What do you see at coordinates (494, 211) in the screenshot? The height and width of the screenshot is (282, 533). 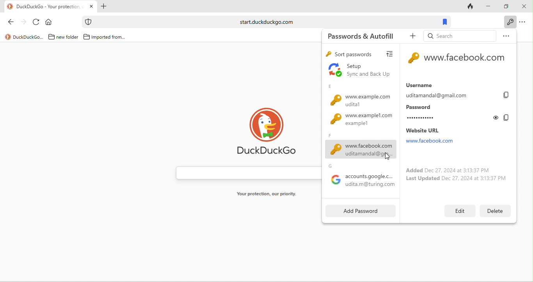 I see `delete` at bounding box center [494, 211].